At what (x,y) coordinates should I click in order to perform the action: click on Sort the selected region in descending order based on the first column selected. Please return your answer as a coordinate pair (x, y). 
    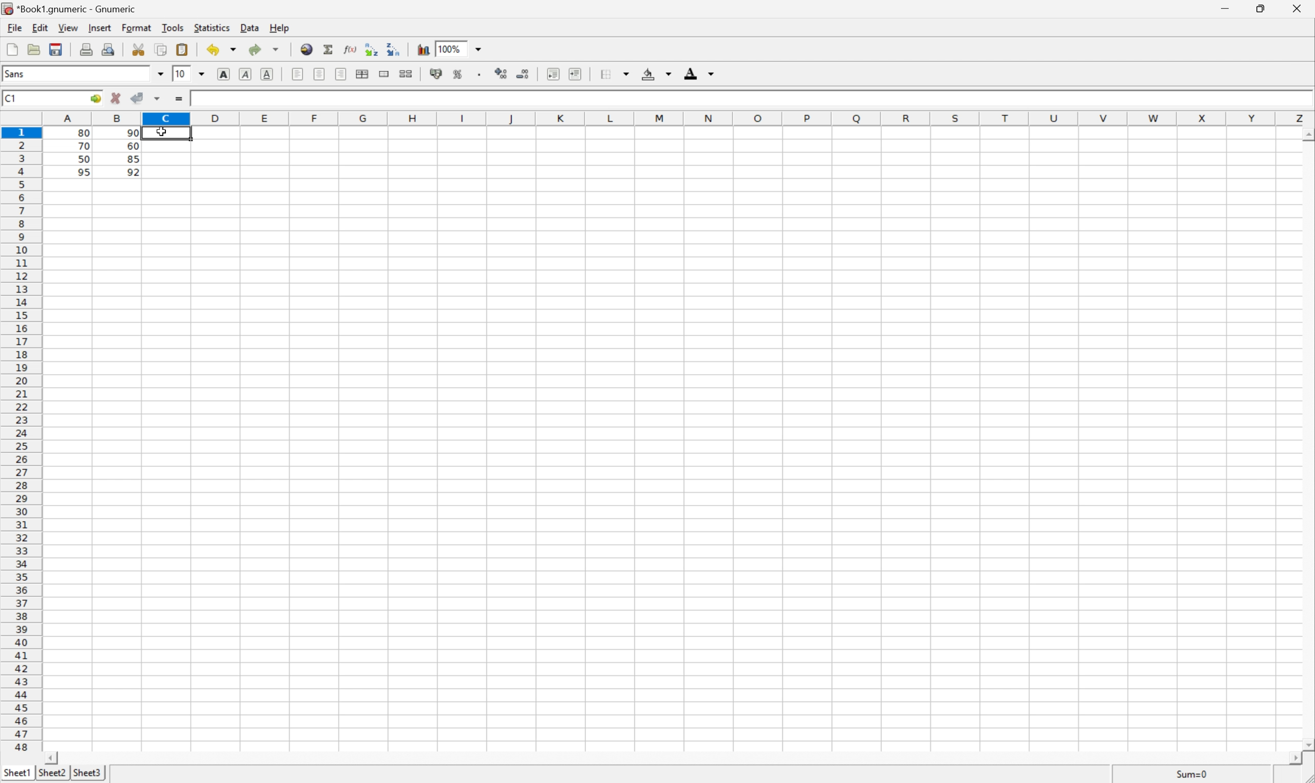
    Looking at the image, I should click on (396, 51).